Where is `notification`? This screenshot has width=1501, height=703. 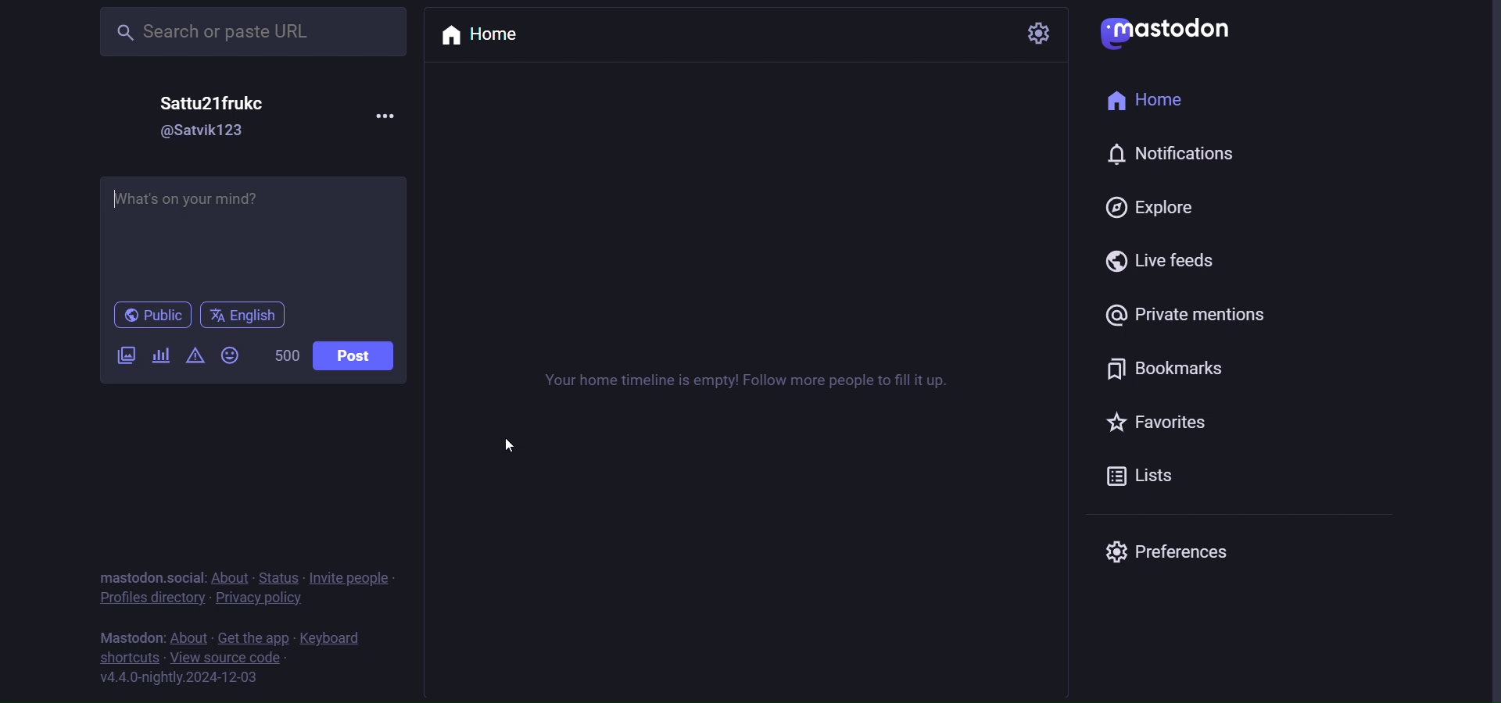 notification is located at coordinates (1171, 155).